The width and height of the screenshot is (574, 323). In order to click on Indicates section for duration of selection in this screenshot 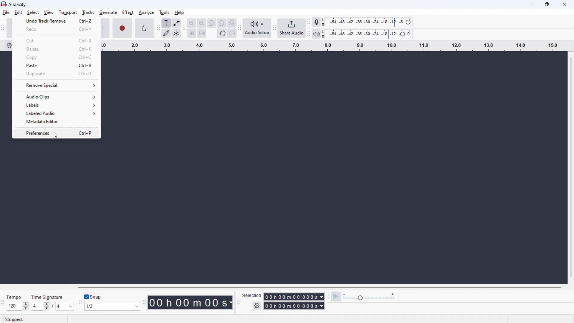, I will do `click(252, 295)`.